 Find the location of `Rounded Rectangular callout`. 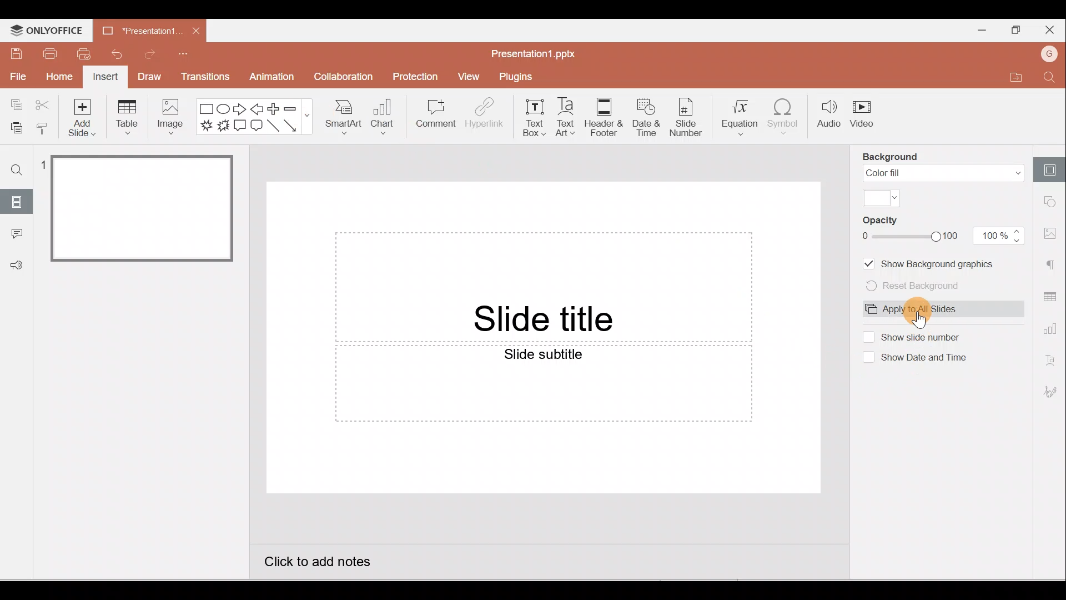

Rounded Rectangular callout is located at coordinates (257, 127).